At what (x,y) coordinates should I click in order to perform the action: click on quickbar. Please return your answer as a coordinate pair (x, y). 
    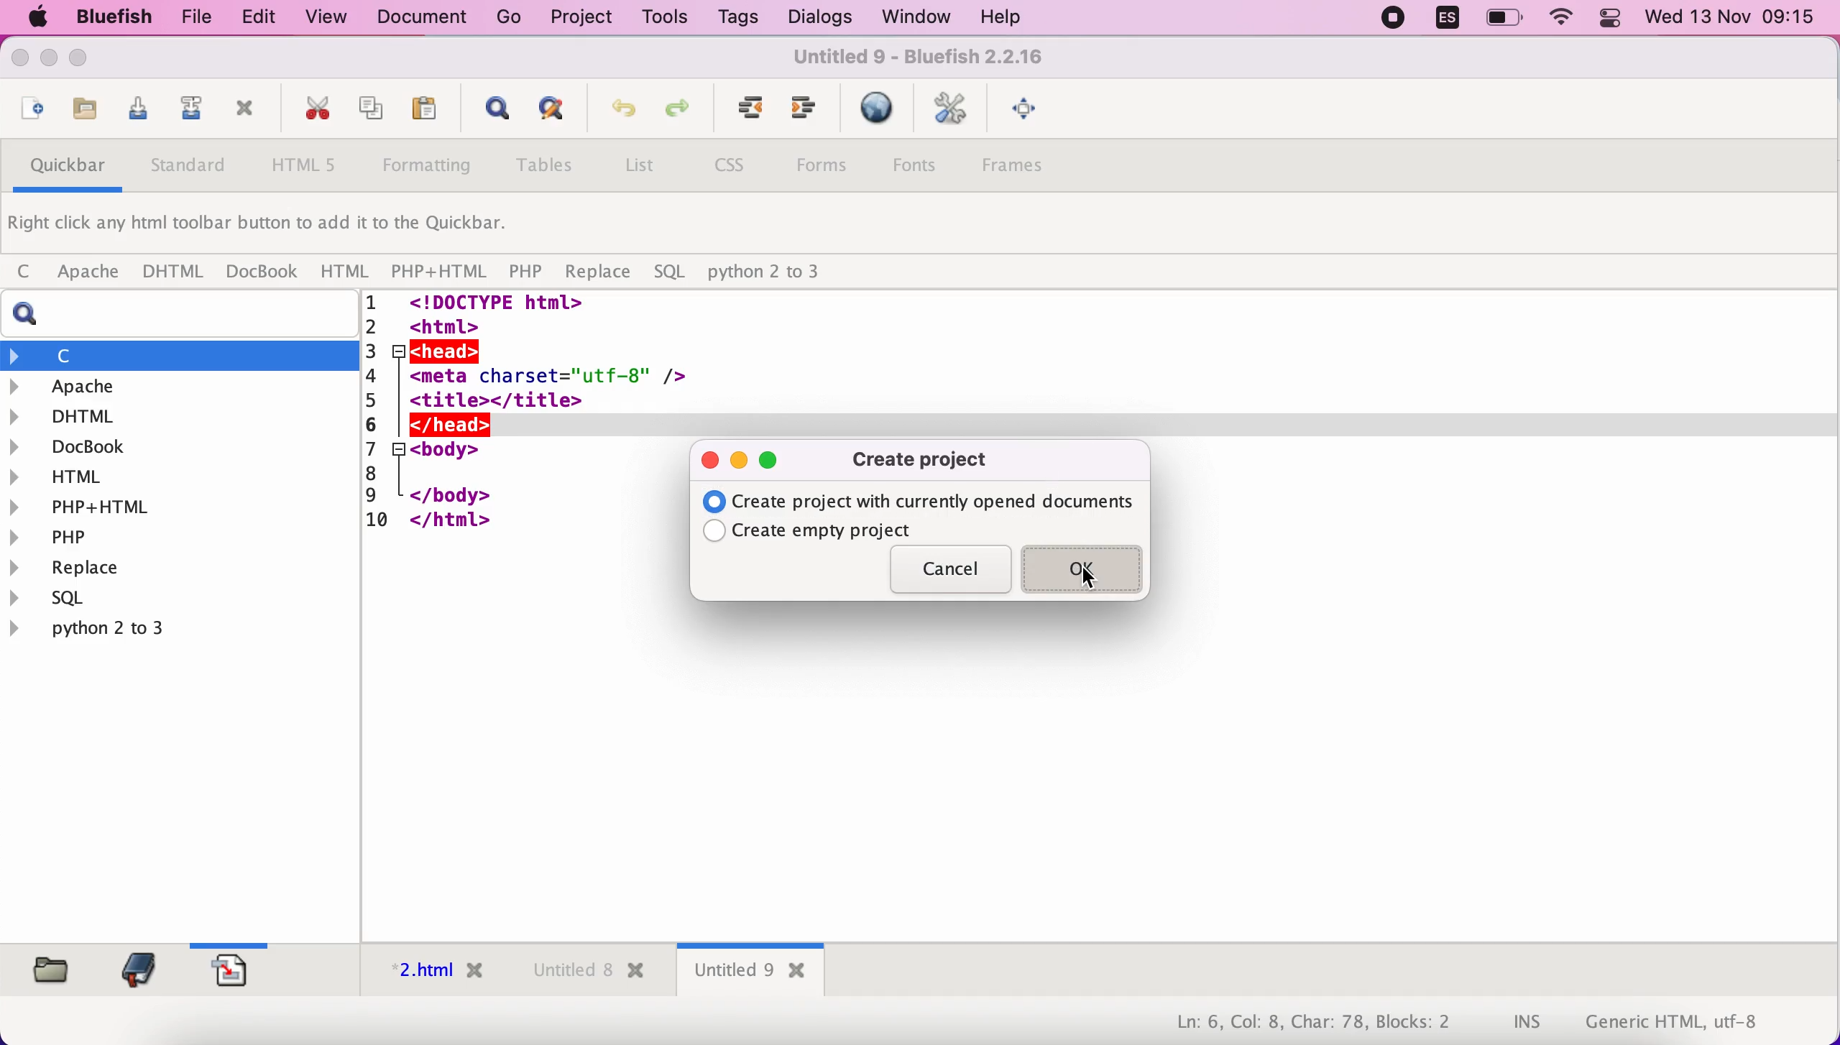
    Looking at the image, I should click on (63, 170).